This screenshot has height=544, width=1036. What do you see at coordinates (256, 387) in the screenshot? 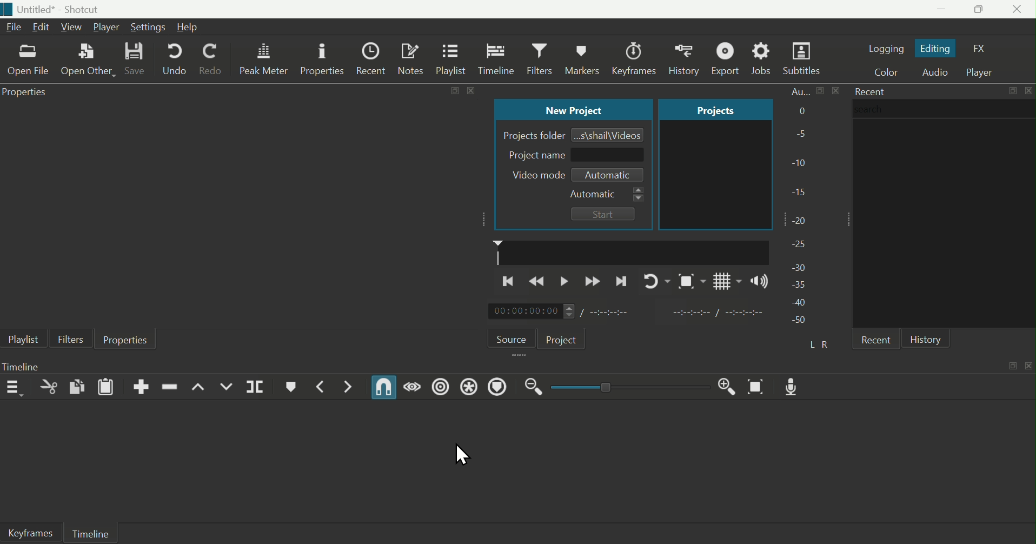
I see `Split At Playhead` at bounding box center [256, 387].